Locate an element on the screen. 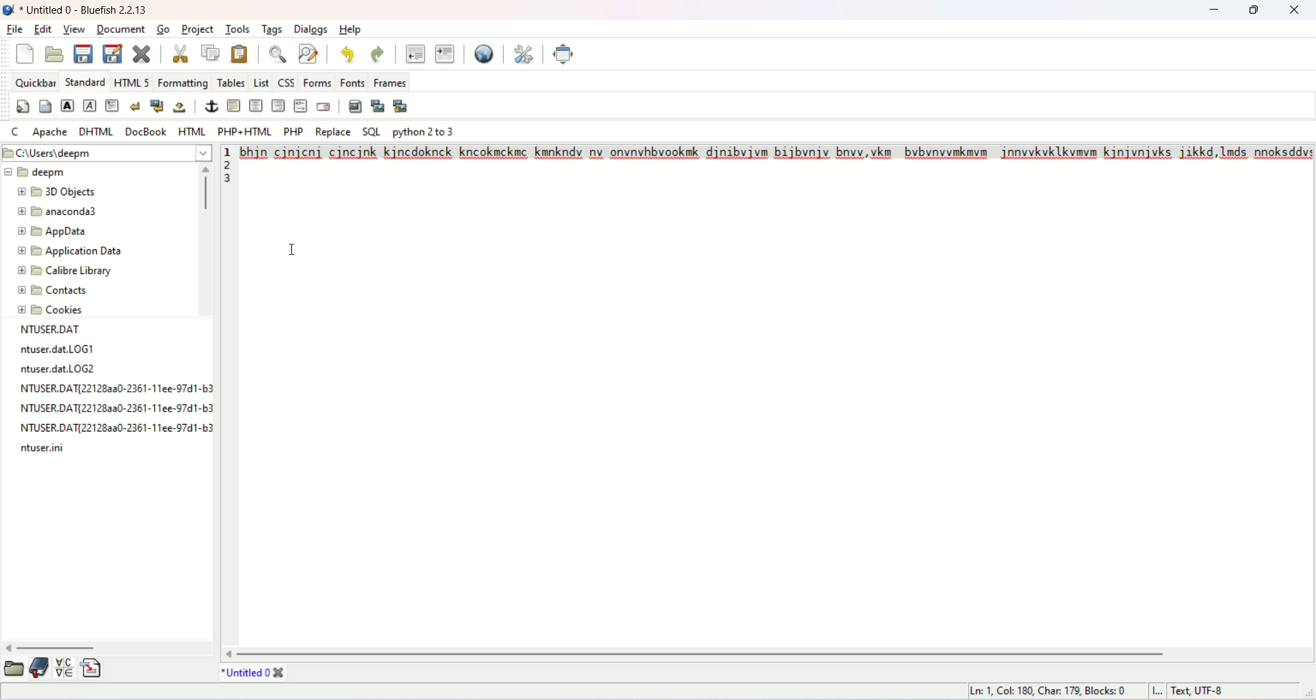 Image resolution: width=1316 pixels, height=700 pixels. horizontal rule is located at coordinates (235, 106).